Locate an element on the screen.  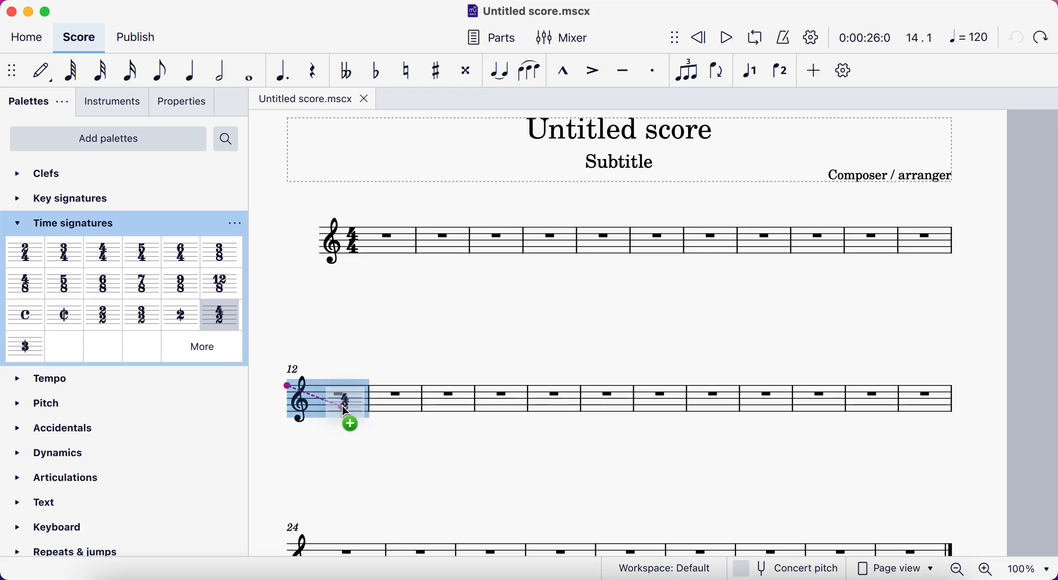
Subtitle is located at coordinates (620, 159).